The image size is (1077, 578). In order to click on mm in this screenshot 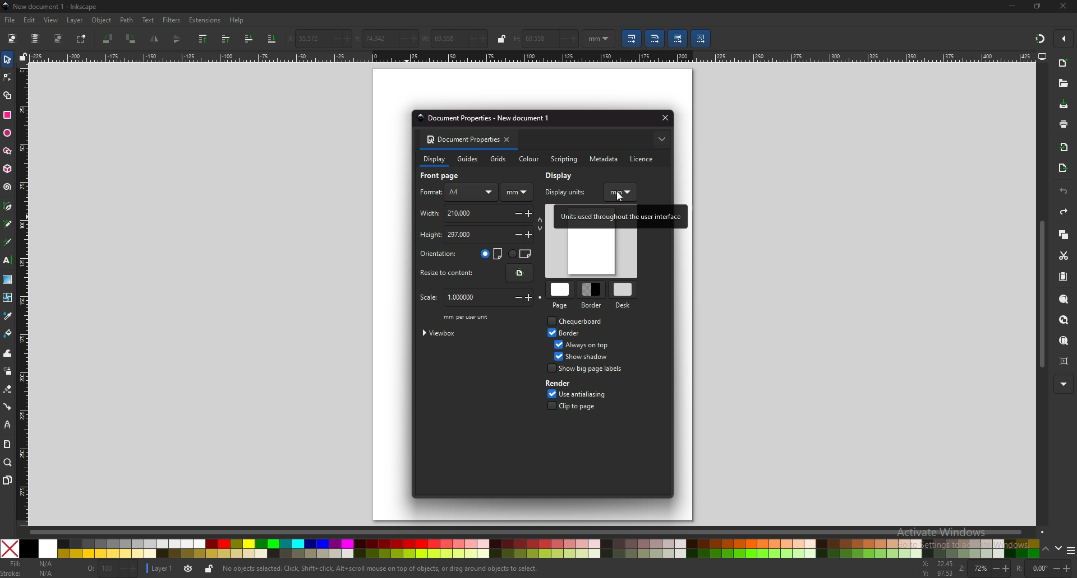, I will do `click(517, 193)`.